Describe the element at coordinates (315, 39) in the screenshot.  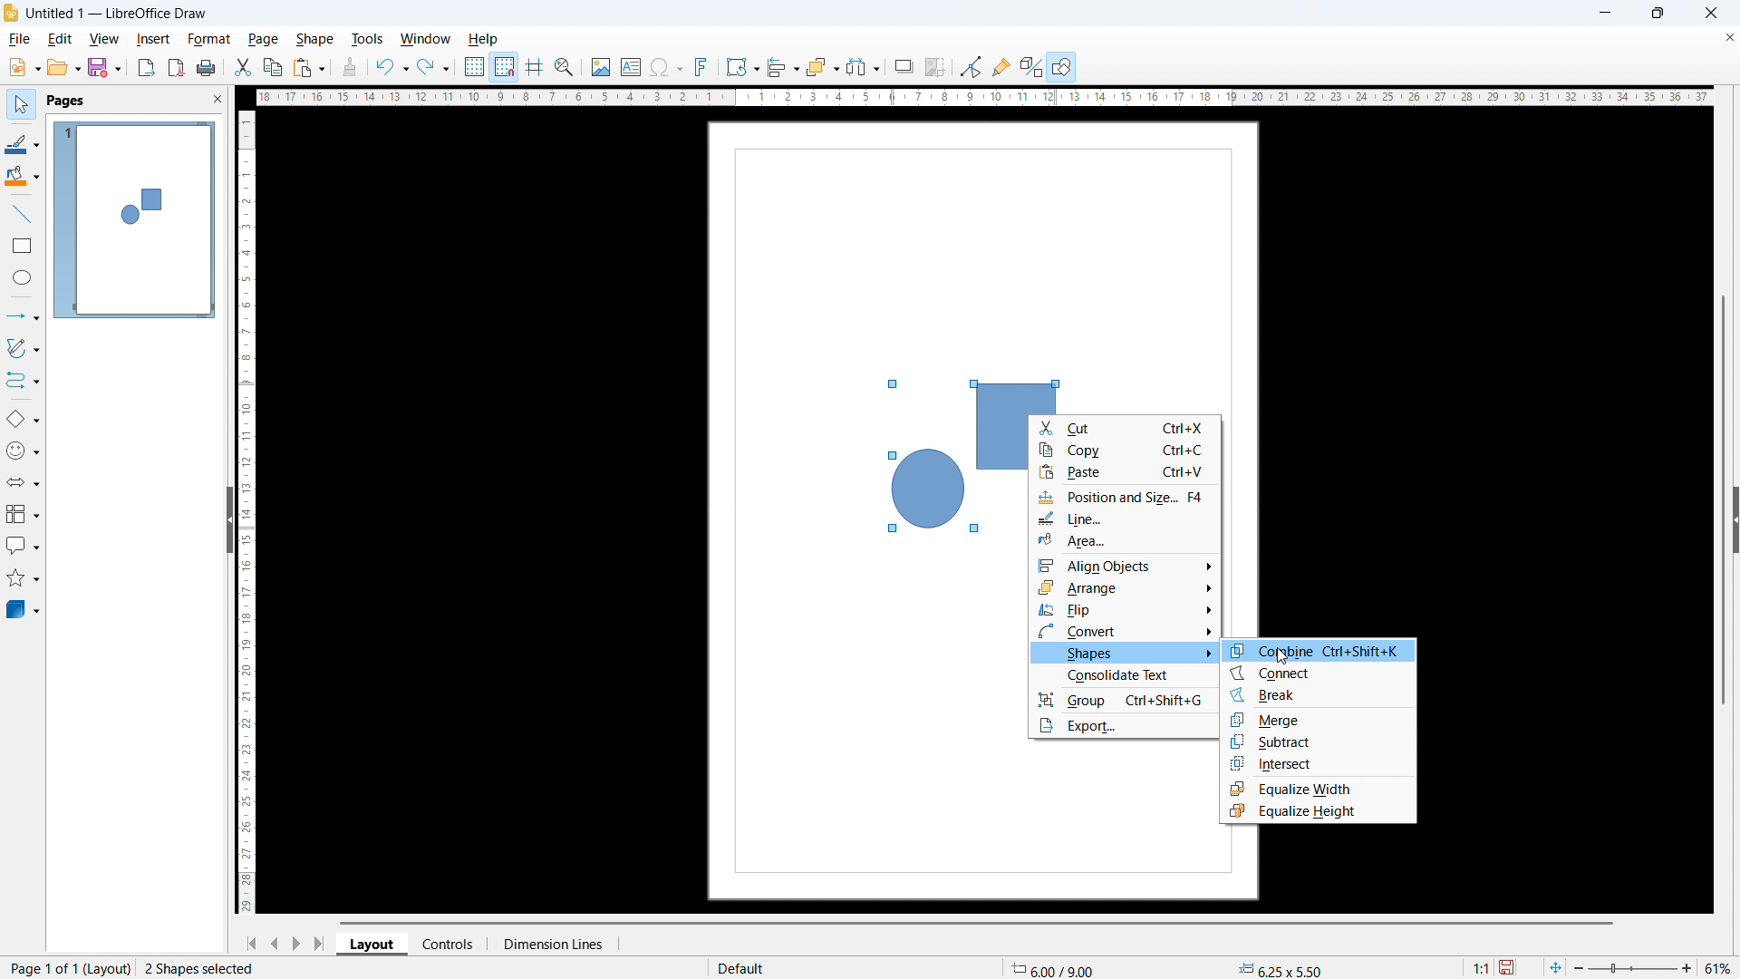
I see `shape` at that location.